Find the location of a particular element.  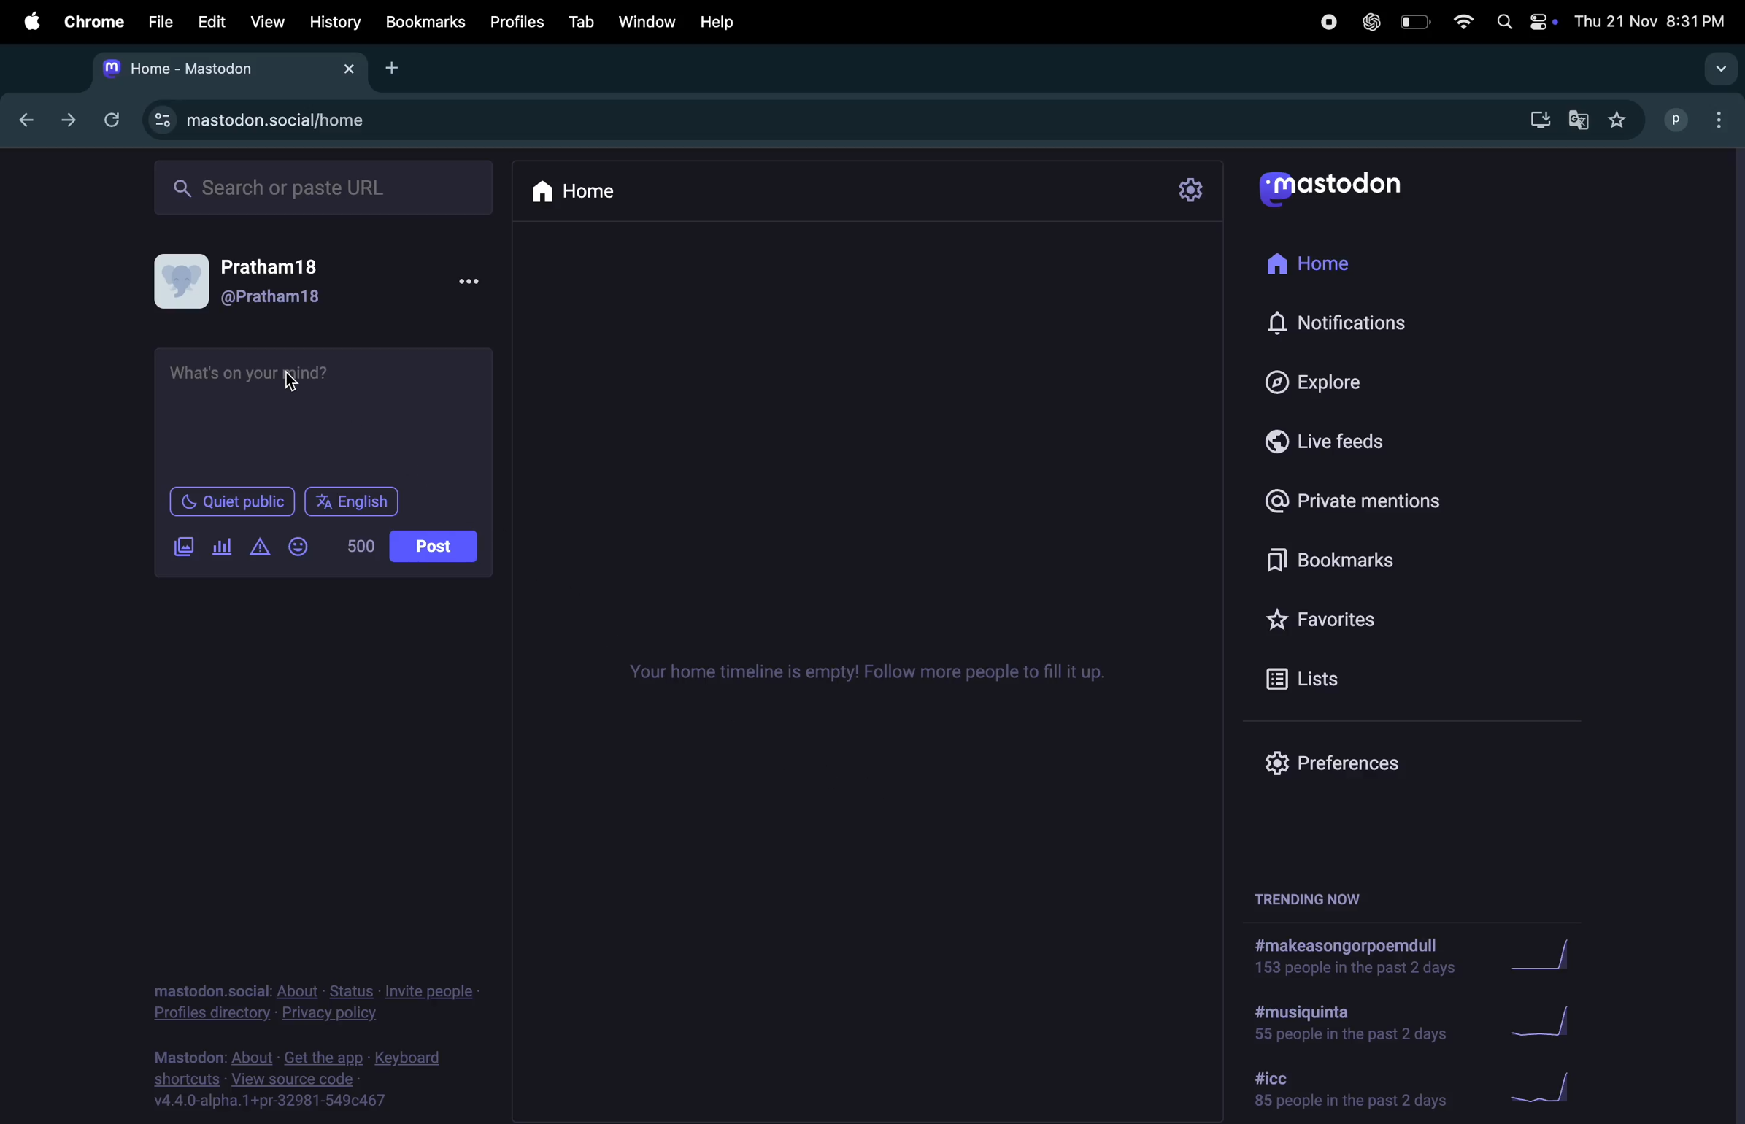

source code is located at coordinates (304, 1079).